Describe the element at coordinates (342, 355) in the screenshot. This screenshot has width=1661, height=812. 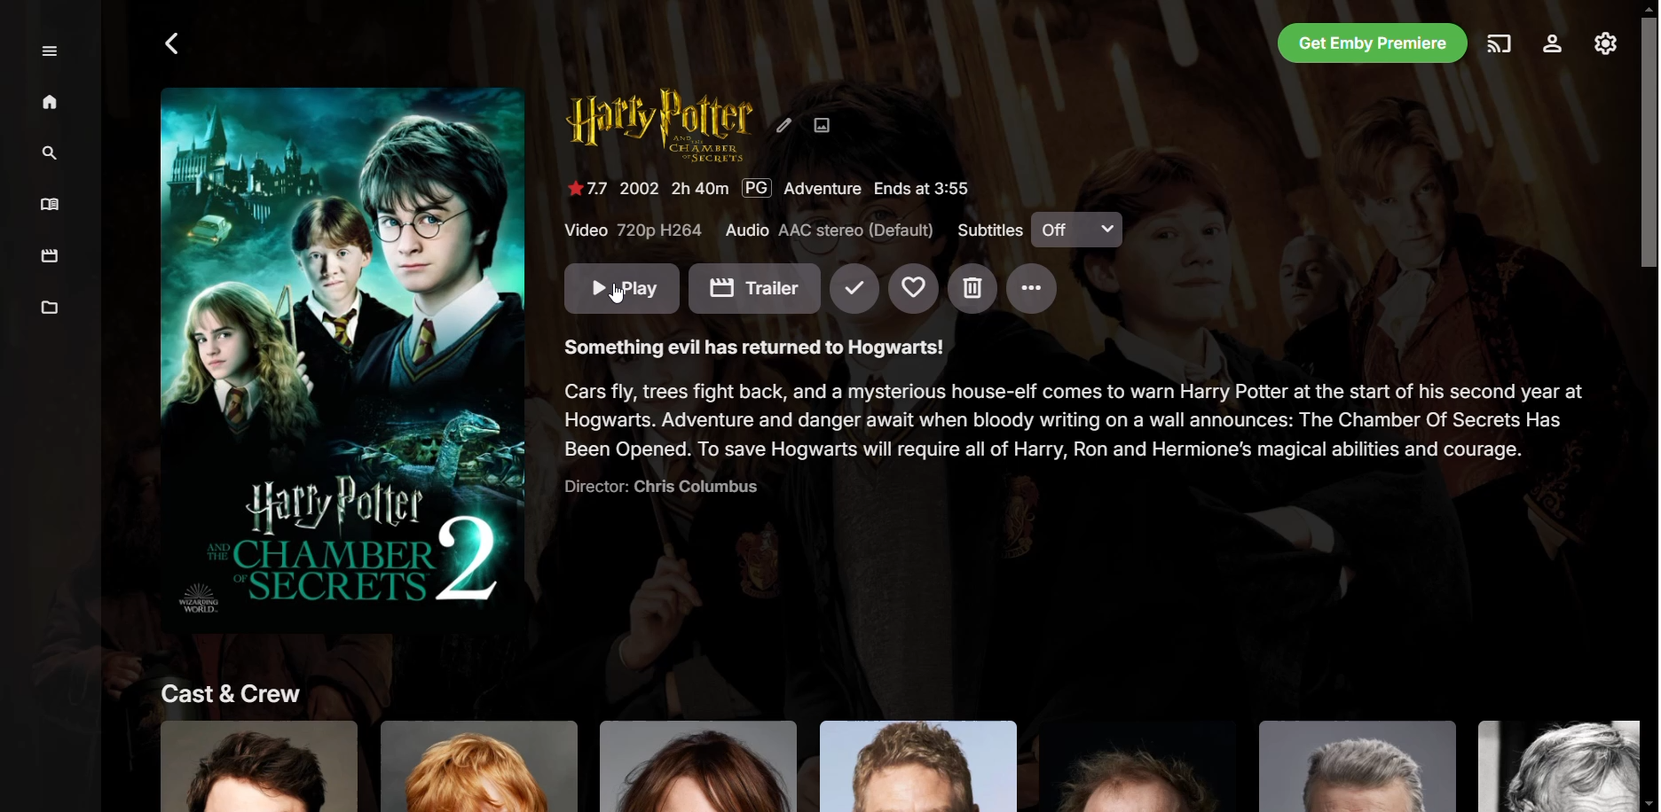
I see `Movie Image/Click to Play movie` at that location.